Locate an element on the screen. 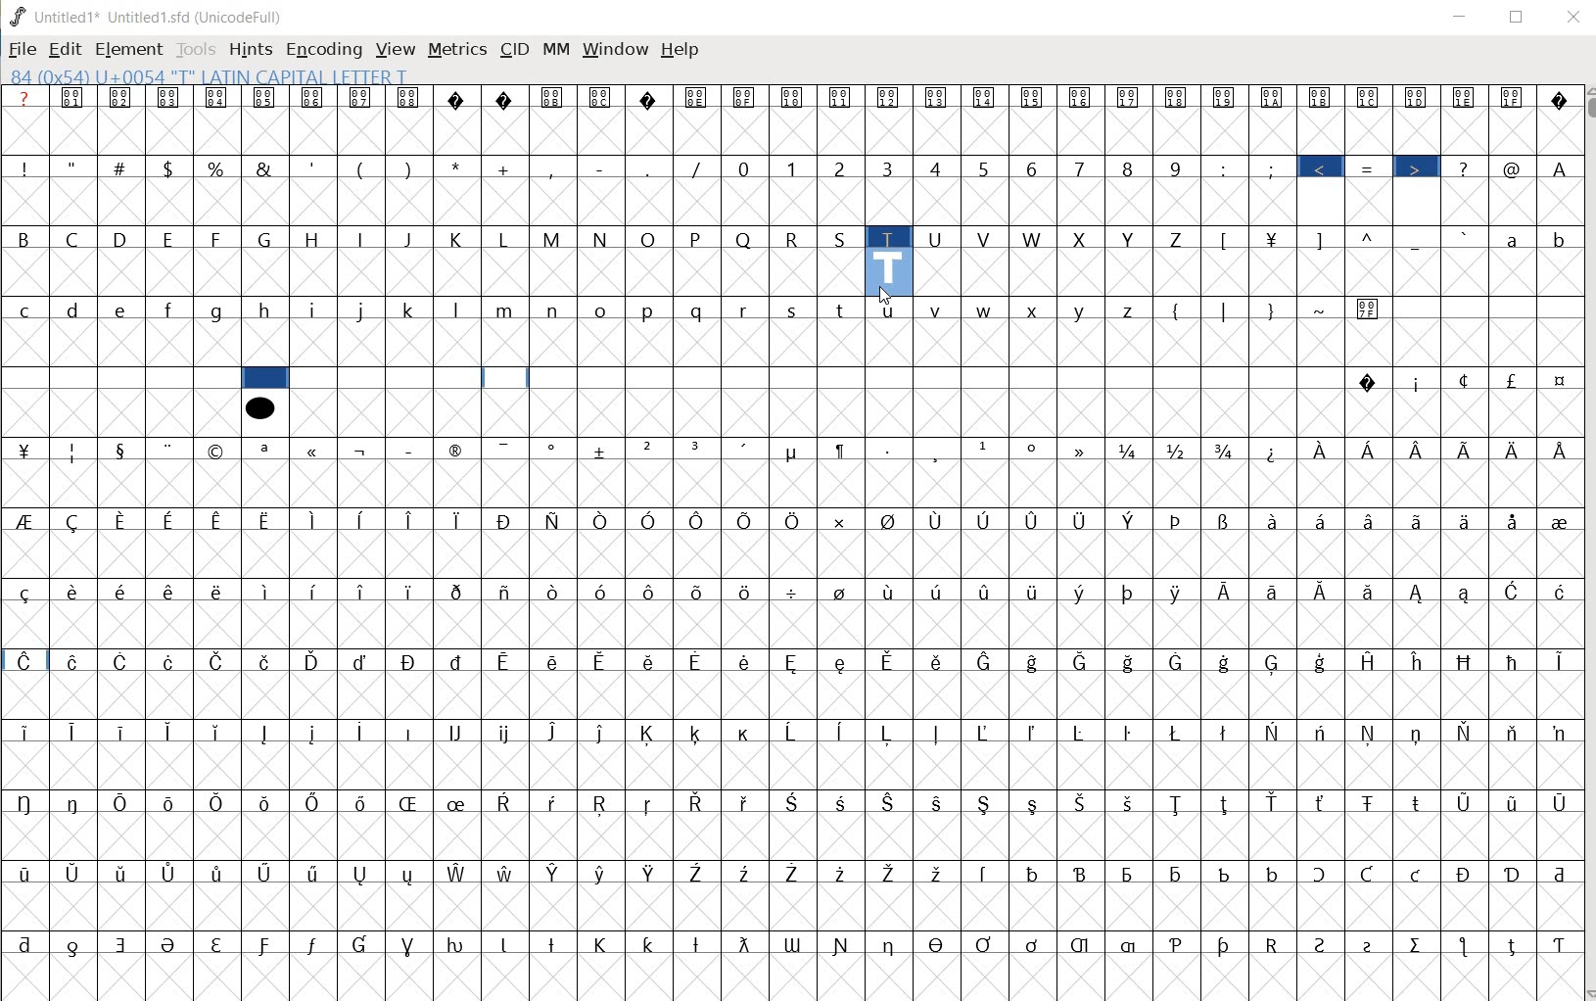 This screenshot has height=1001, width=1596. @ is located at coordinates (1515, 168).